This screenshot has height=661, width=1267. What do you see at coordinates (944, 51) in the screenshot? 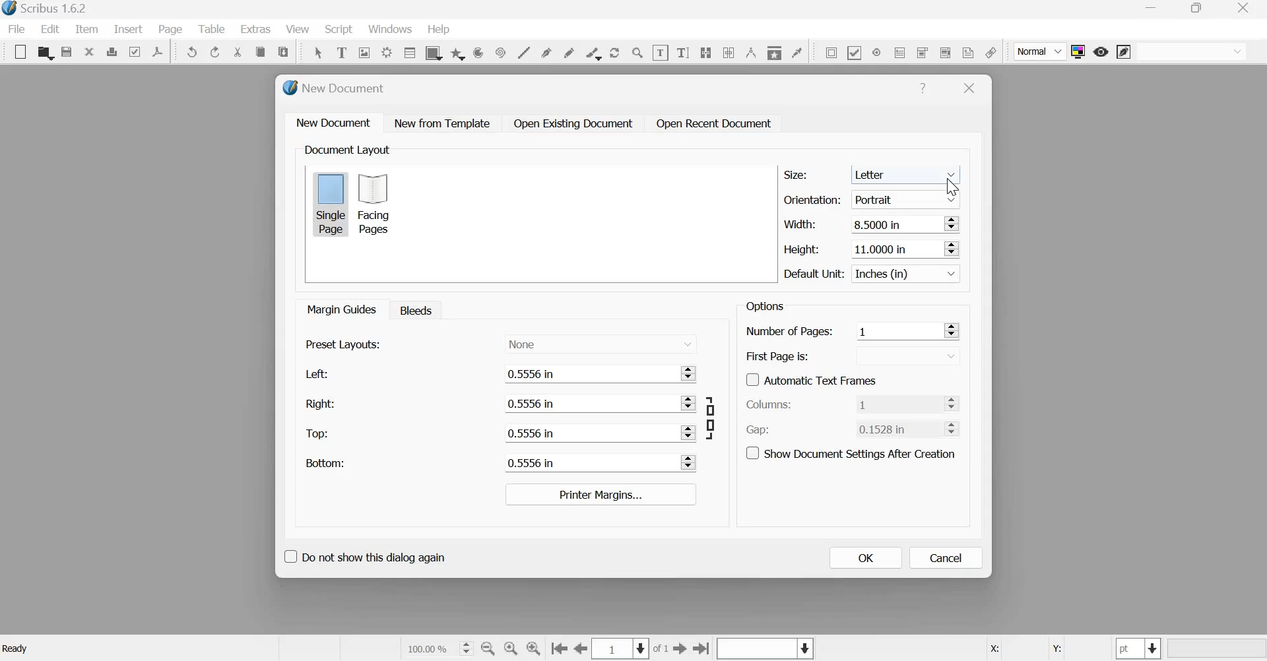
I see `PDF list box` at bounding box center [944, 51].